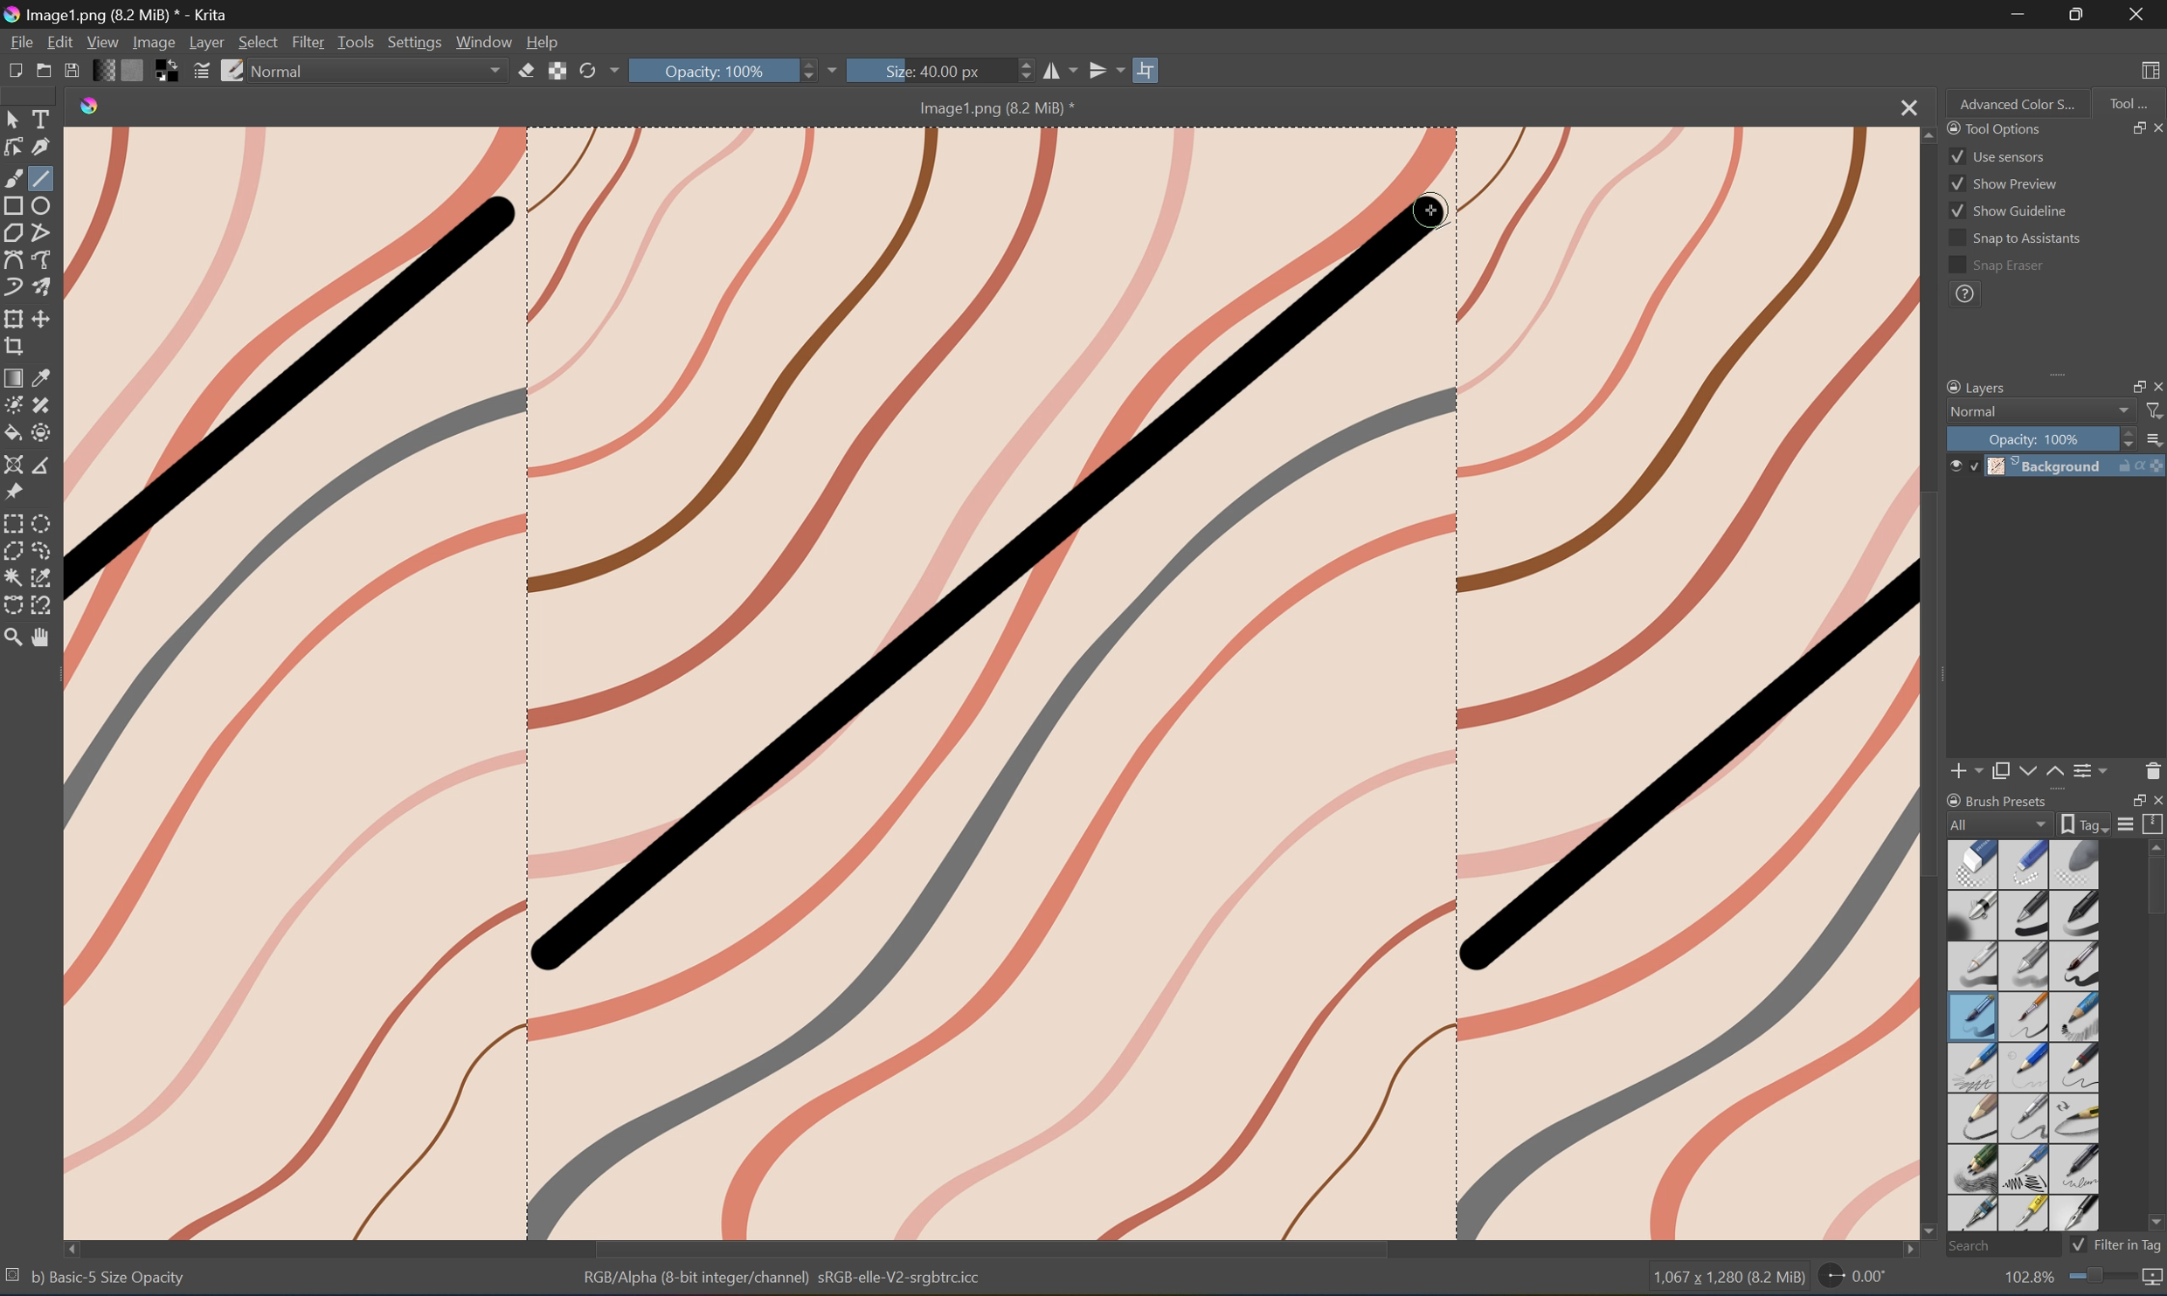 The height and width of the screenshot is (1296, 2167). I want to click on Show guideline, so click(2009, 214).